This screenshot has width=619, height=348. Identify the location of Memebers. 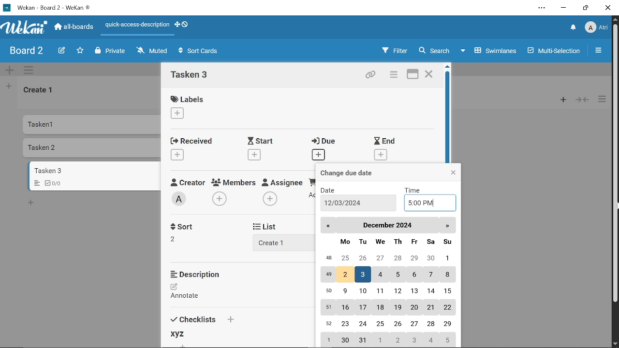
(235, 182).